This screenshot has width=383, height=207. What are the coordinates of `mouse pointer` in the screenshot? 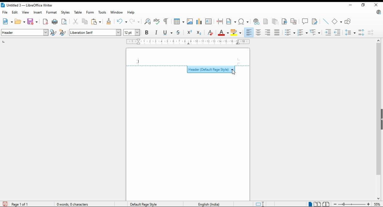 It's located at (233, 73).